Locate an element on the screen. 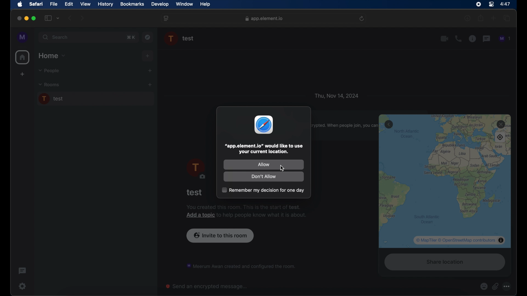 The width and height of the screenshot is (527, 296). Cursor is located at coordinates (283, 169).